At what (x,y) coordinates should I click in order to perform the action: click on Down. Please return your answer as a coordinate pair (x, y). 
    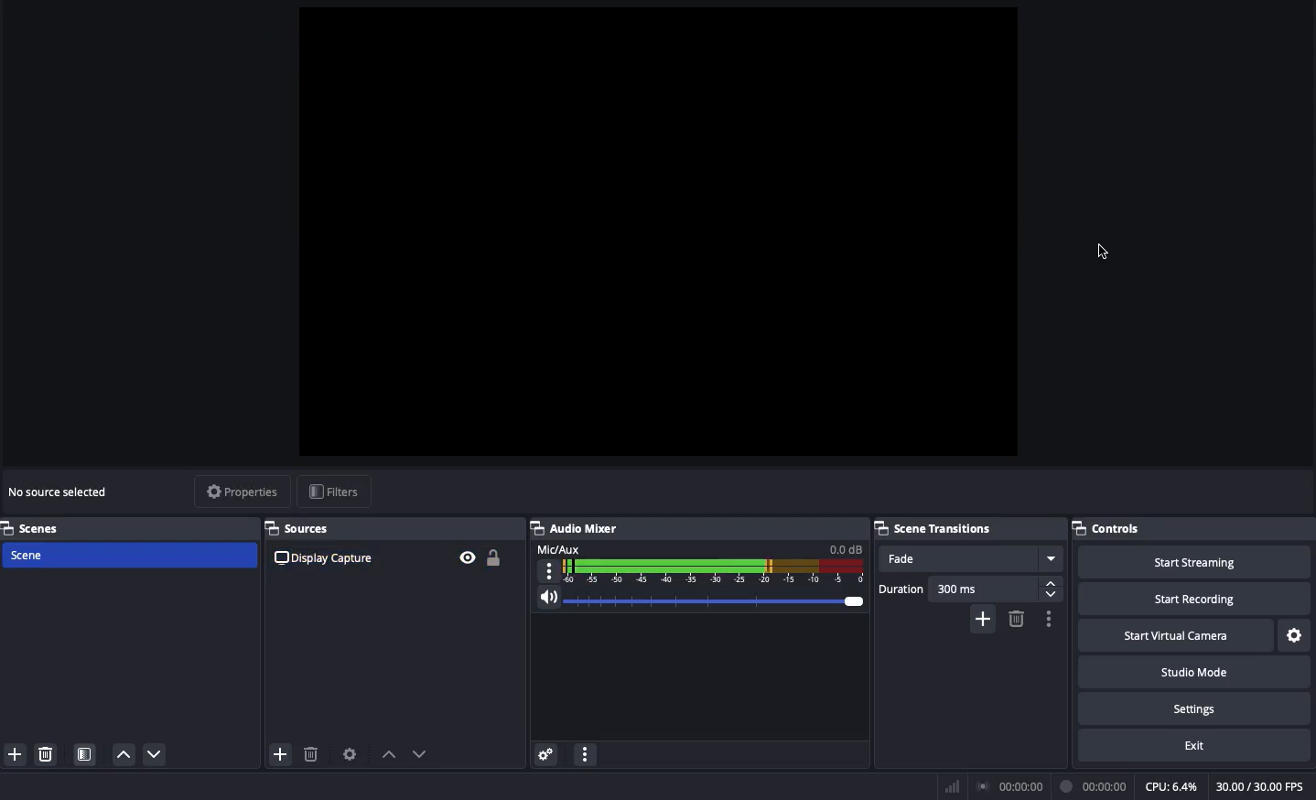
    Looking at the image, I should click on (424, 756).